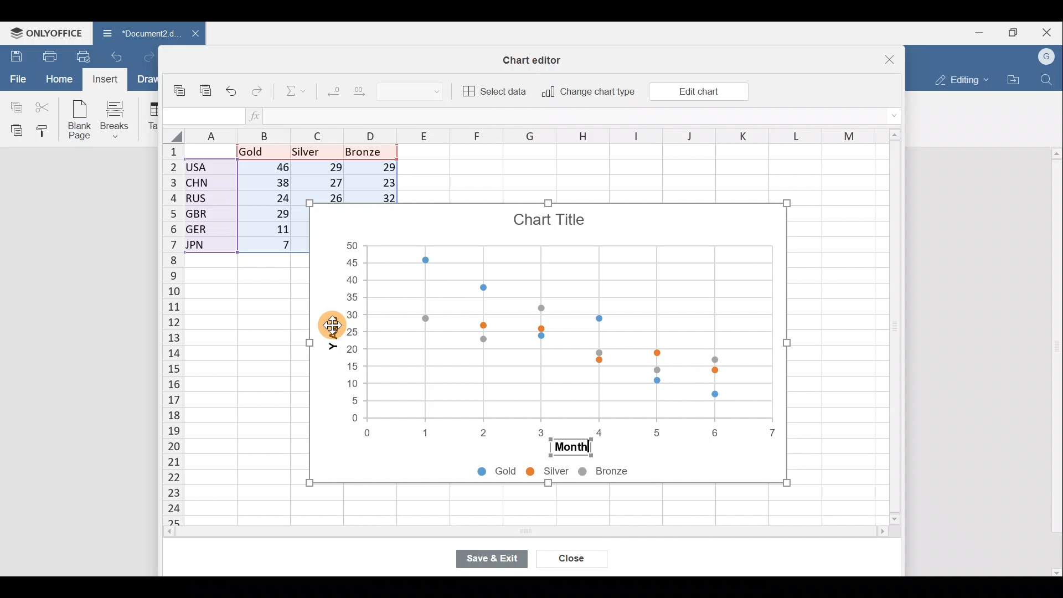 This screenshot has height=598, width=1063. I want to click on Save & exit, so click(495, 556).